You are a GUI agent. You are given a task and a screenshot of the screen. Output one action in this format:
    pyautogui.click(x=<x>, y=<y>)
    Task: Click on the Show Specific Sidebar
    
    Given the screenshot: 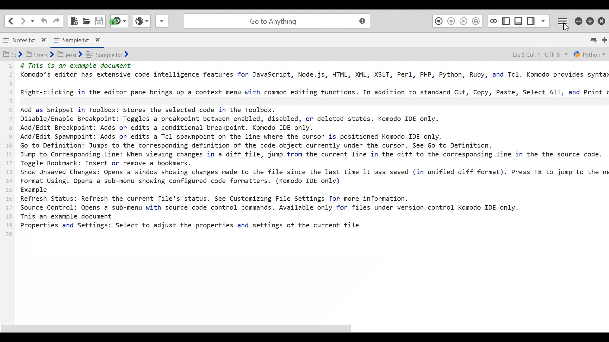 What is the action you would take?
    pyautogui.click(x=543, y=21)
    